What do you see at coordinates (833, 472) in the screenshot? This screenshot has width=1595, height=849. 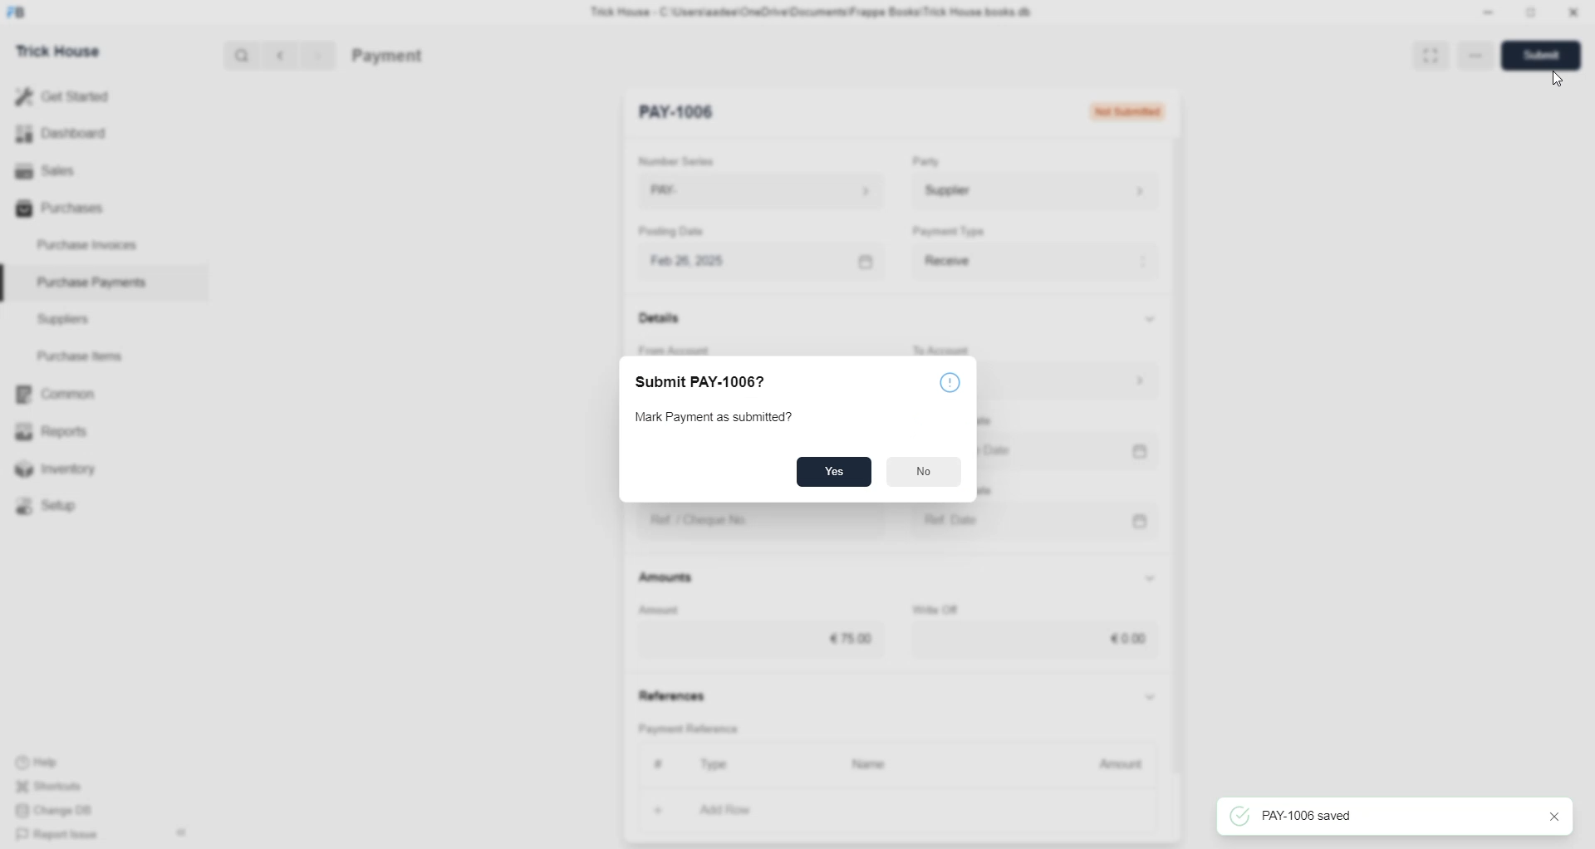 I see `Yes` at bounding box center [833, 472].